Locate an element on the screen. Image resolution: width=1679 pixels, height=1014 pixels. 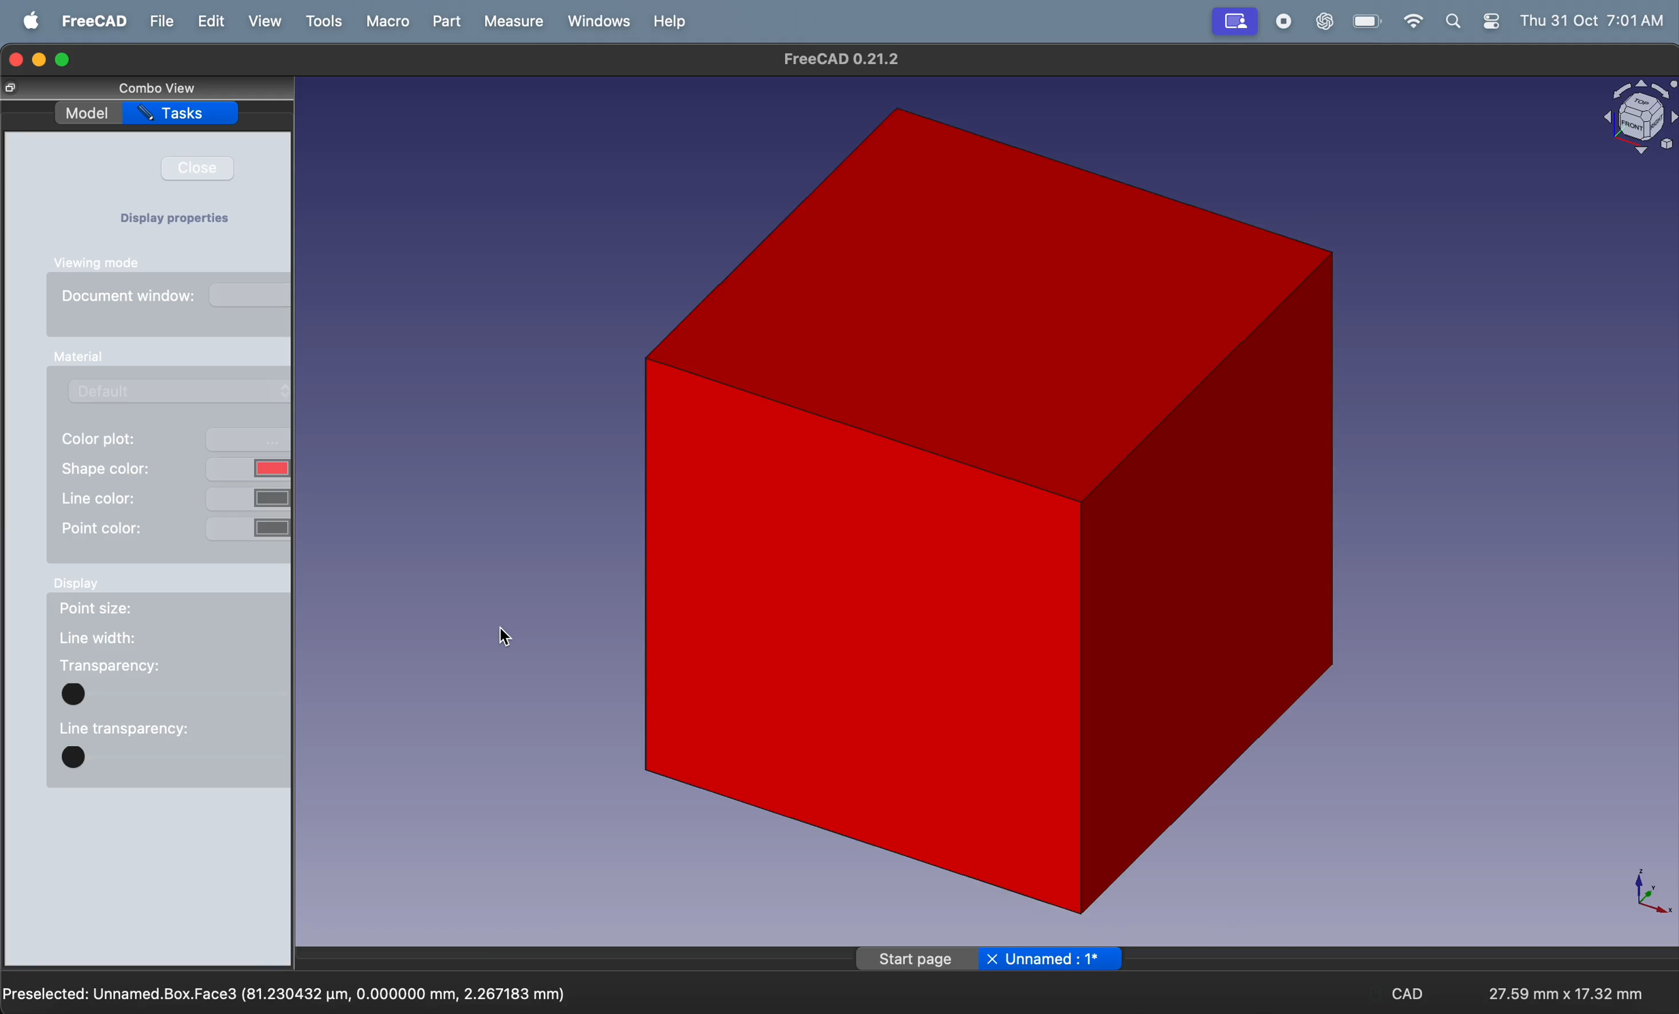
cursor is located at coordinates (497, 643).